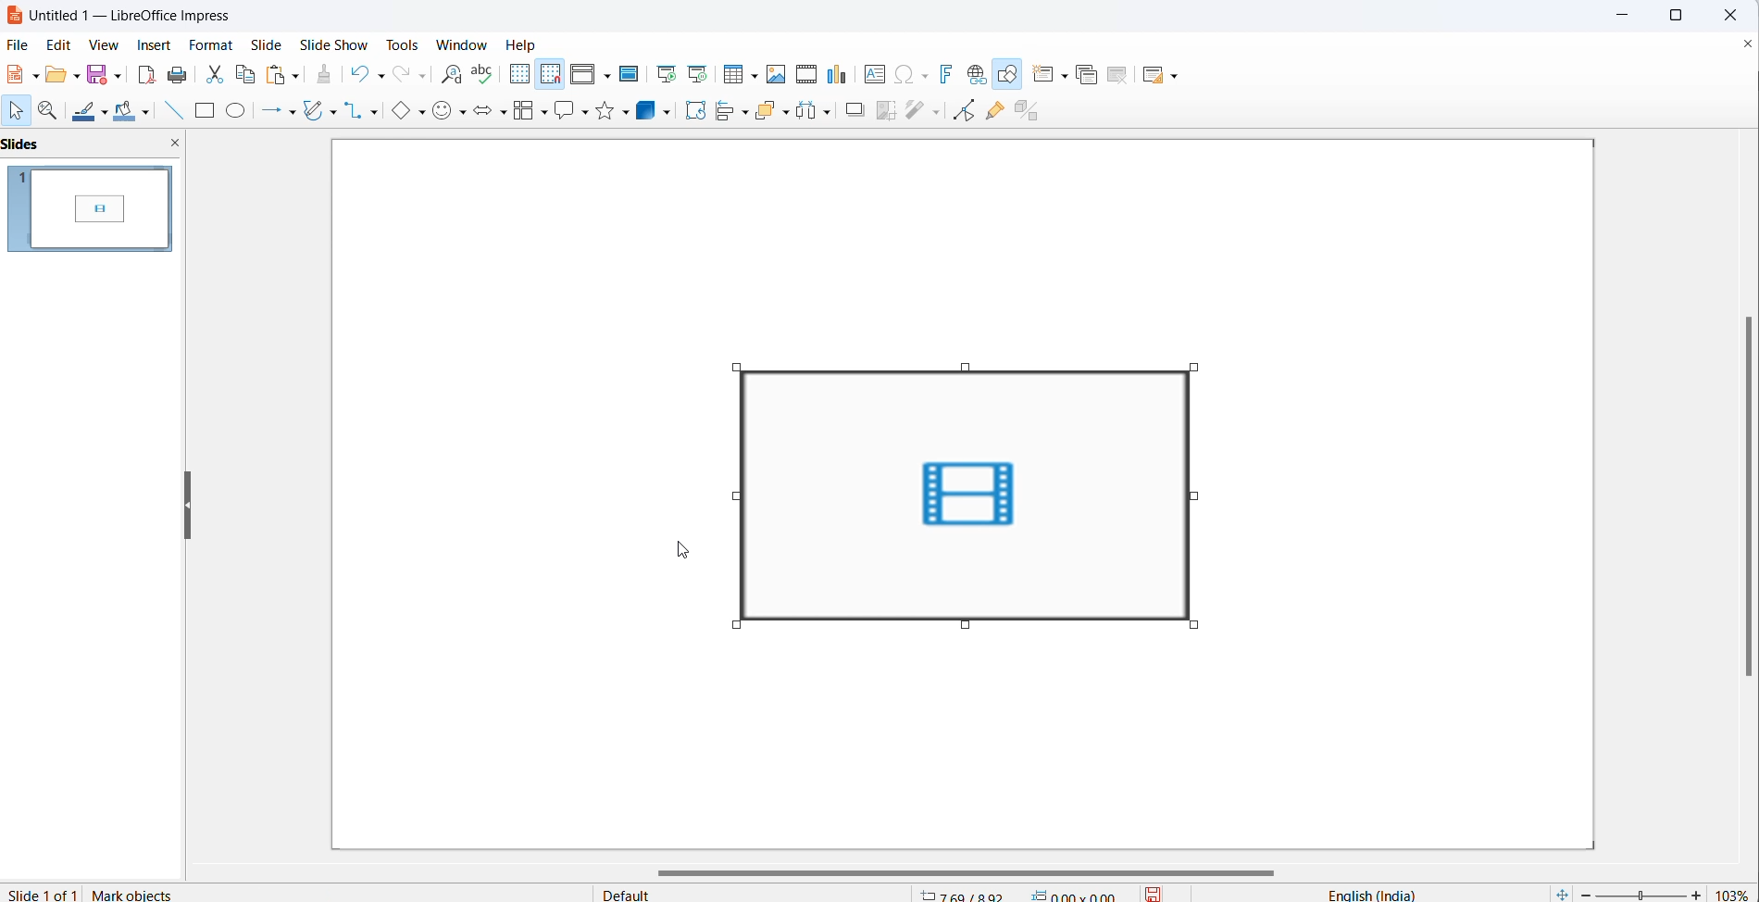 The width and height of the screenshot is (1759, 902). Describe the element at coordinates (203, 112) in the screenshot. I see `rectangle` at that location.